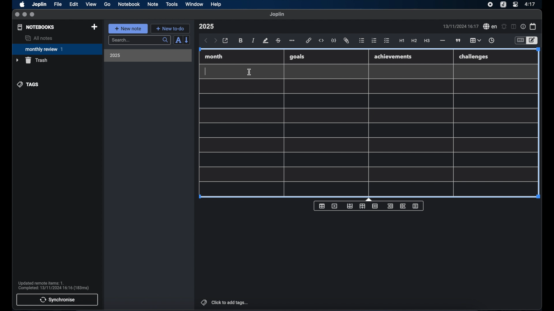  I want to click on more options, so click(293, 41).